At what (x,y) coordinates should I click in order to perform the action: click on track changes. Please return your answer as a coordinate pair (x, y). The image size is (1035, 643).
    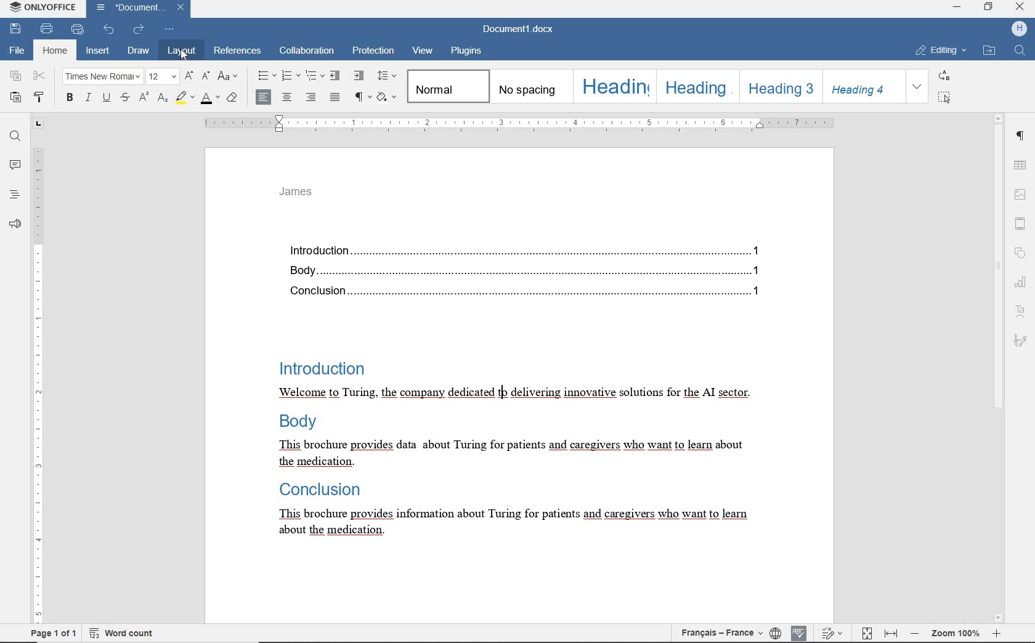
    Looking at the image, I should click on (834, 631).